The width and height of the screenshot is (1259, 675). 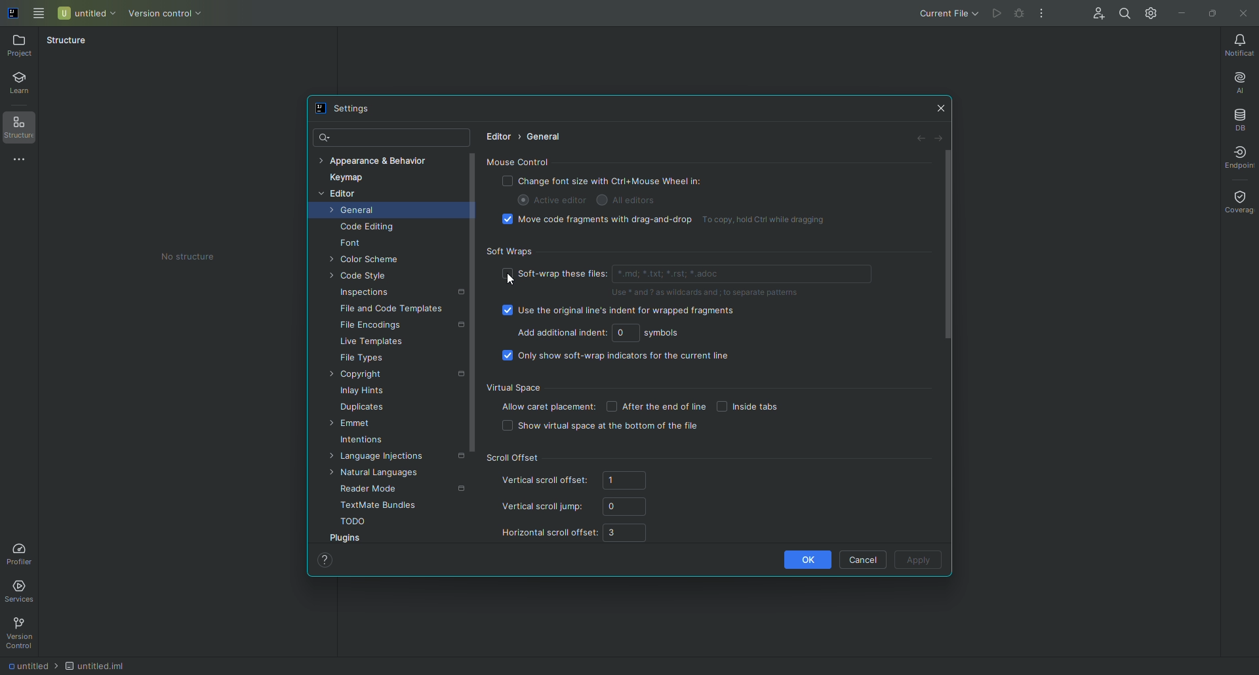 I want to click on Duplicates, so click(x=363, y=408).